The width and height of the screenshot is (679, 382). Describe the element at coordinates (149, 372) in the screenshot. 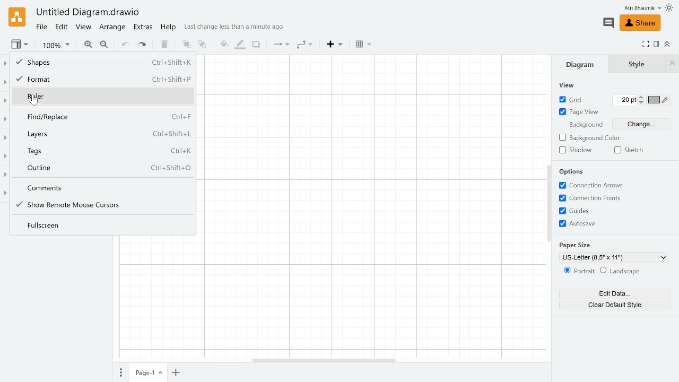

I see `Current page` at that location.